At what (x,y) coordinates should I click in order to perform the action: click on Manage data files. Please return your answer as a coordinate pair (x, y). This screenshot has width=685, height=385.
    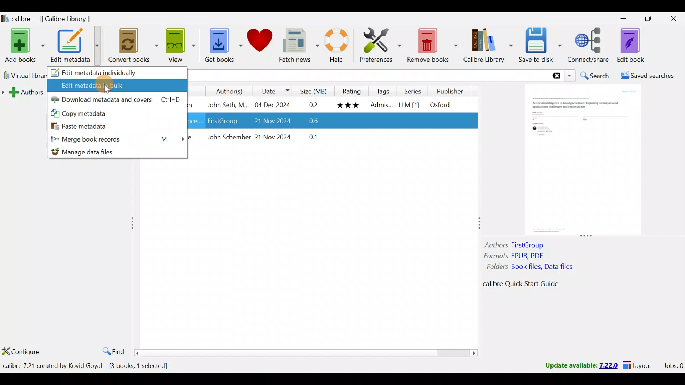
    Looking at the image, I should click on (100, 152).